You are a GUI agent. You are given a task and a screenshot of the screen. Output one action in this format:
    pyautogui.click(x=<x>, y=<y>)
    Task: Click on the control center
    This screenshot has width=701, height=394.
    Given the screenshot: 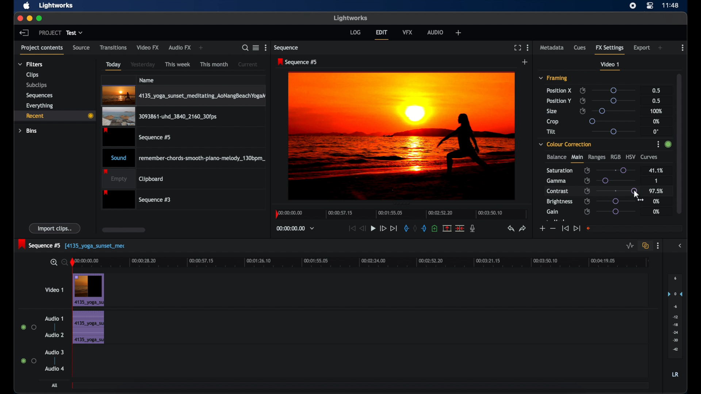 What is the action you would take?
    pyautogui.click(x=650, y=5)
    